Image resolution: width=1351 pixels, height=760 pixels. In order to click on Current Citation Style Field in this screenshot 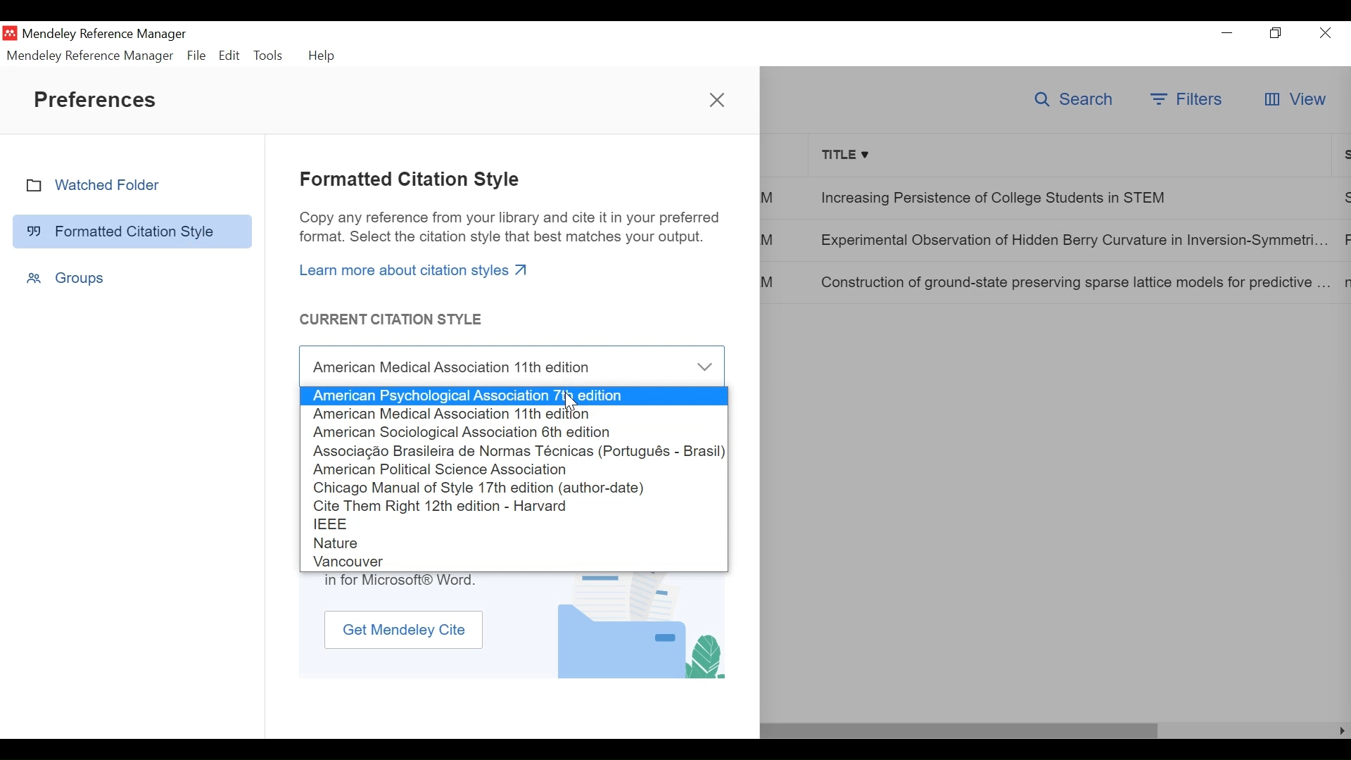, I will do `click(512, 367)`.